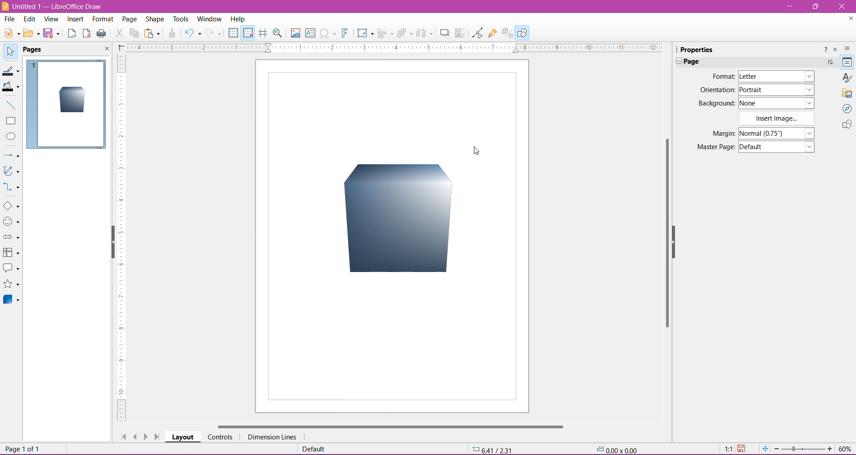 The width and height of the screenshot is (856, 455). Describe the element at coordinates (328, 33) in the screenshot. I see `Insert Special Characters` at that location.